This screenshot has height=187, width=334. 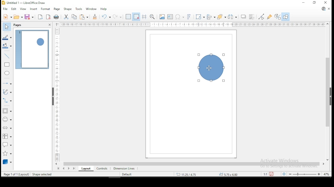 I want to click on export, so click(x=40, y=17).